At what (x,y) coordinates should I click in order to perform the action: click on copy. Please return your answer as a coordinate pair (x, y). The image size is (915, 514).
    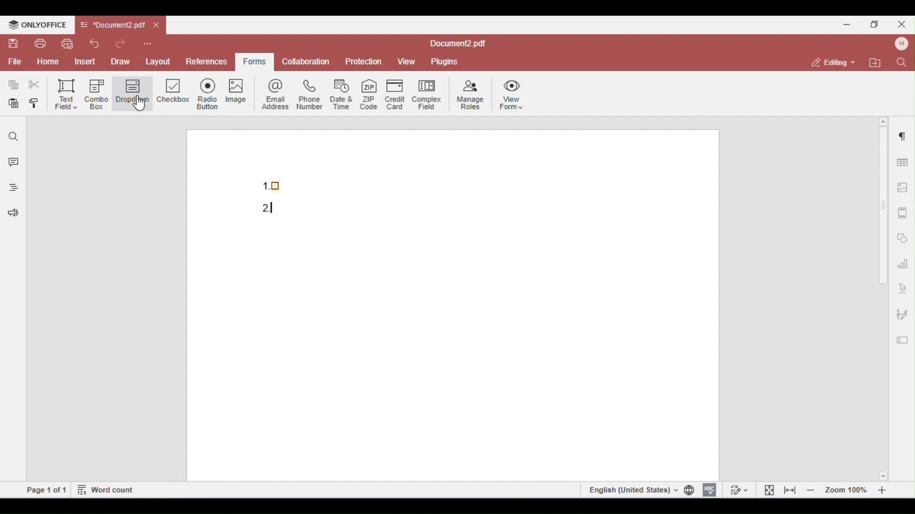
    Looking at the image, I should click on (14, 85).